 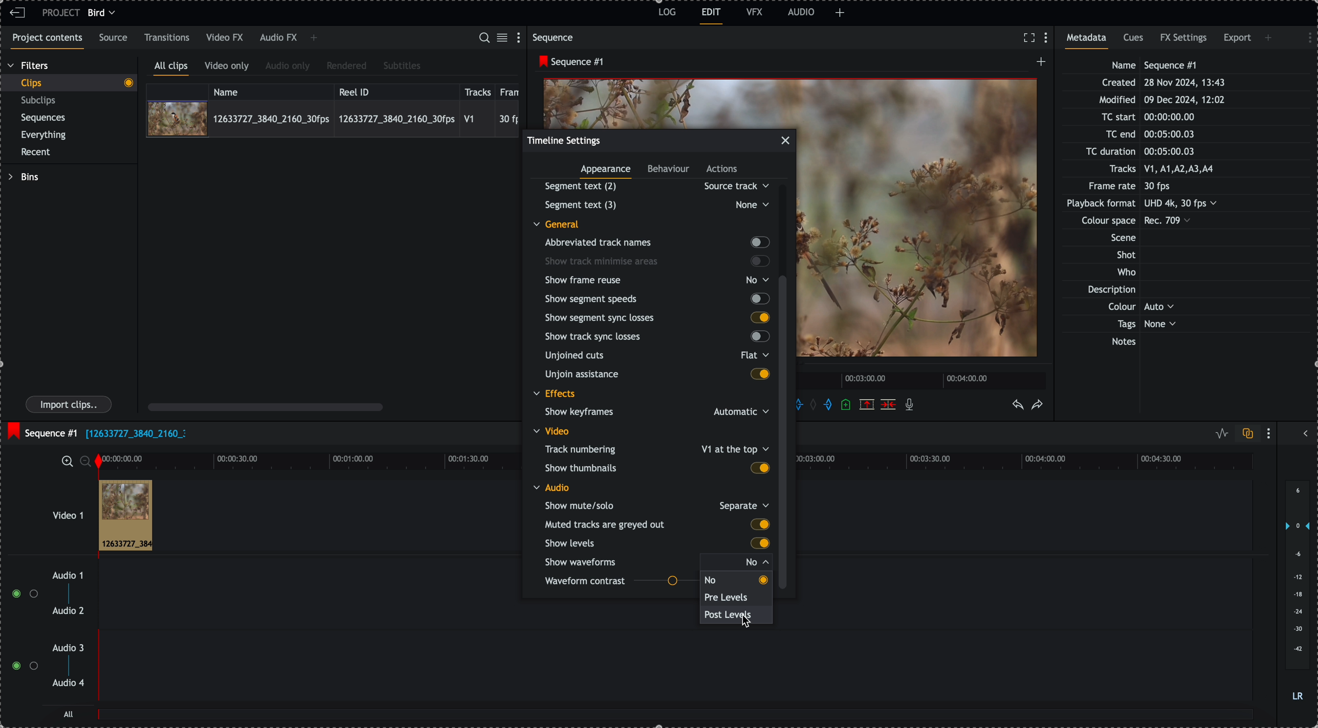 I want to click on redo, so click(x=1038, y=405).